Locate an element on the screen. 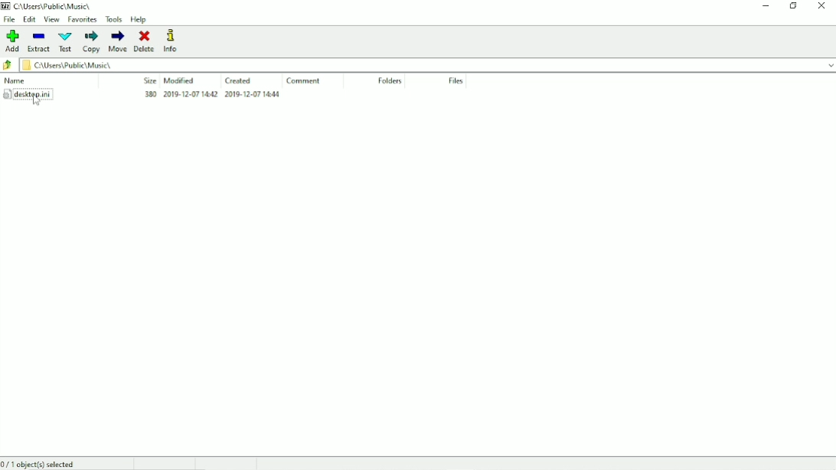 The width and height of the screenshot is (836, 470). cursor is located at coordinates (36, 102).